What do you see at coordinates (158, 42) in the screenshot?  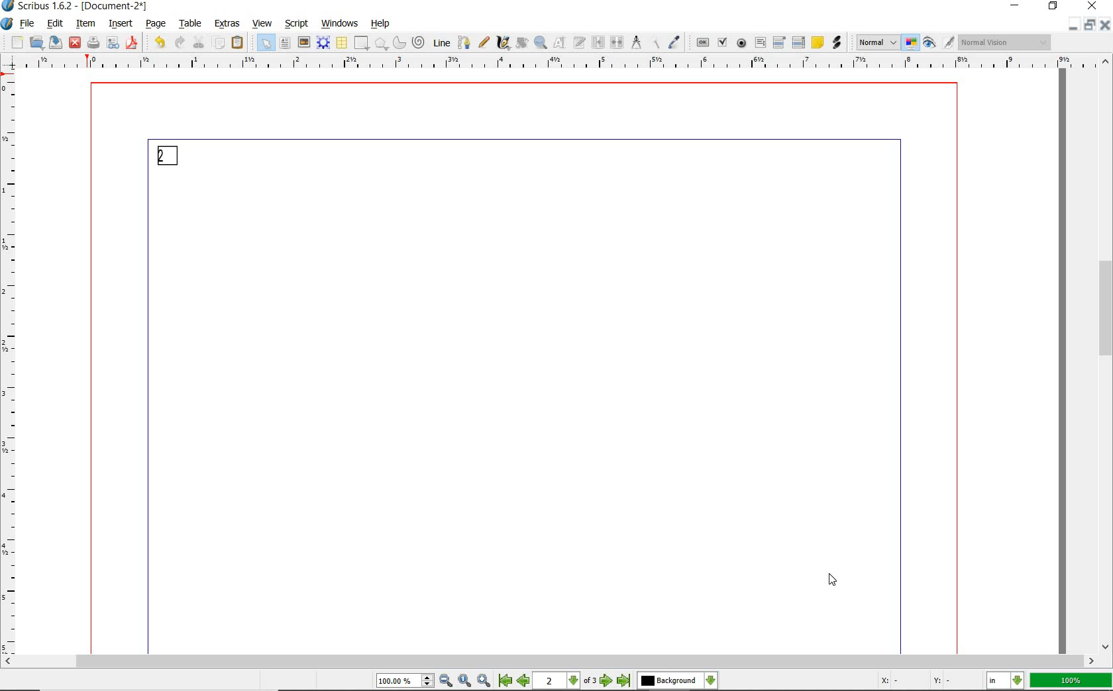 I see `undo` at bounding box center [158, 42].